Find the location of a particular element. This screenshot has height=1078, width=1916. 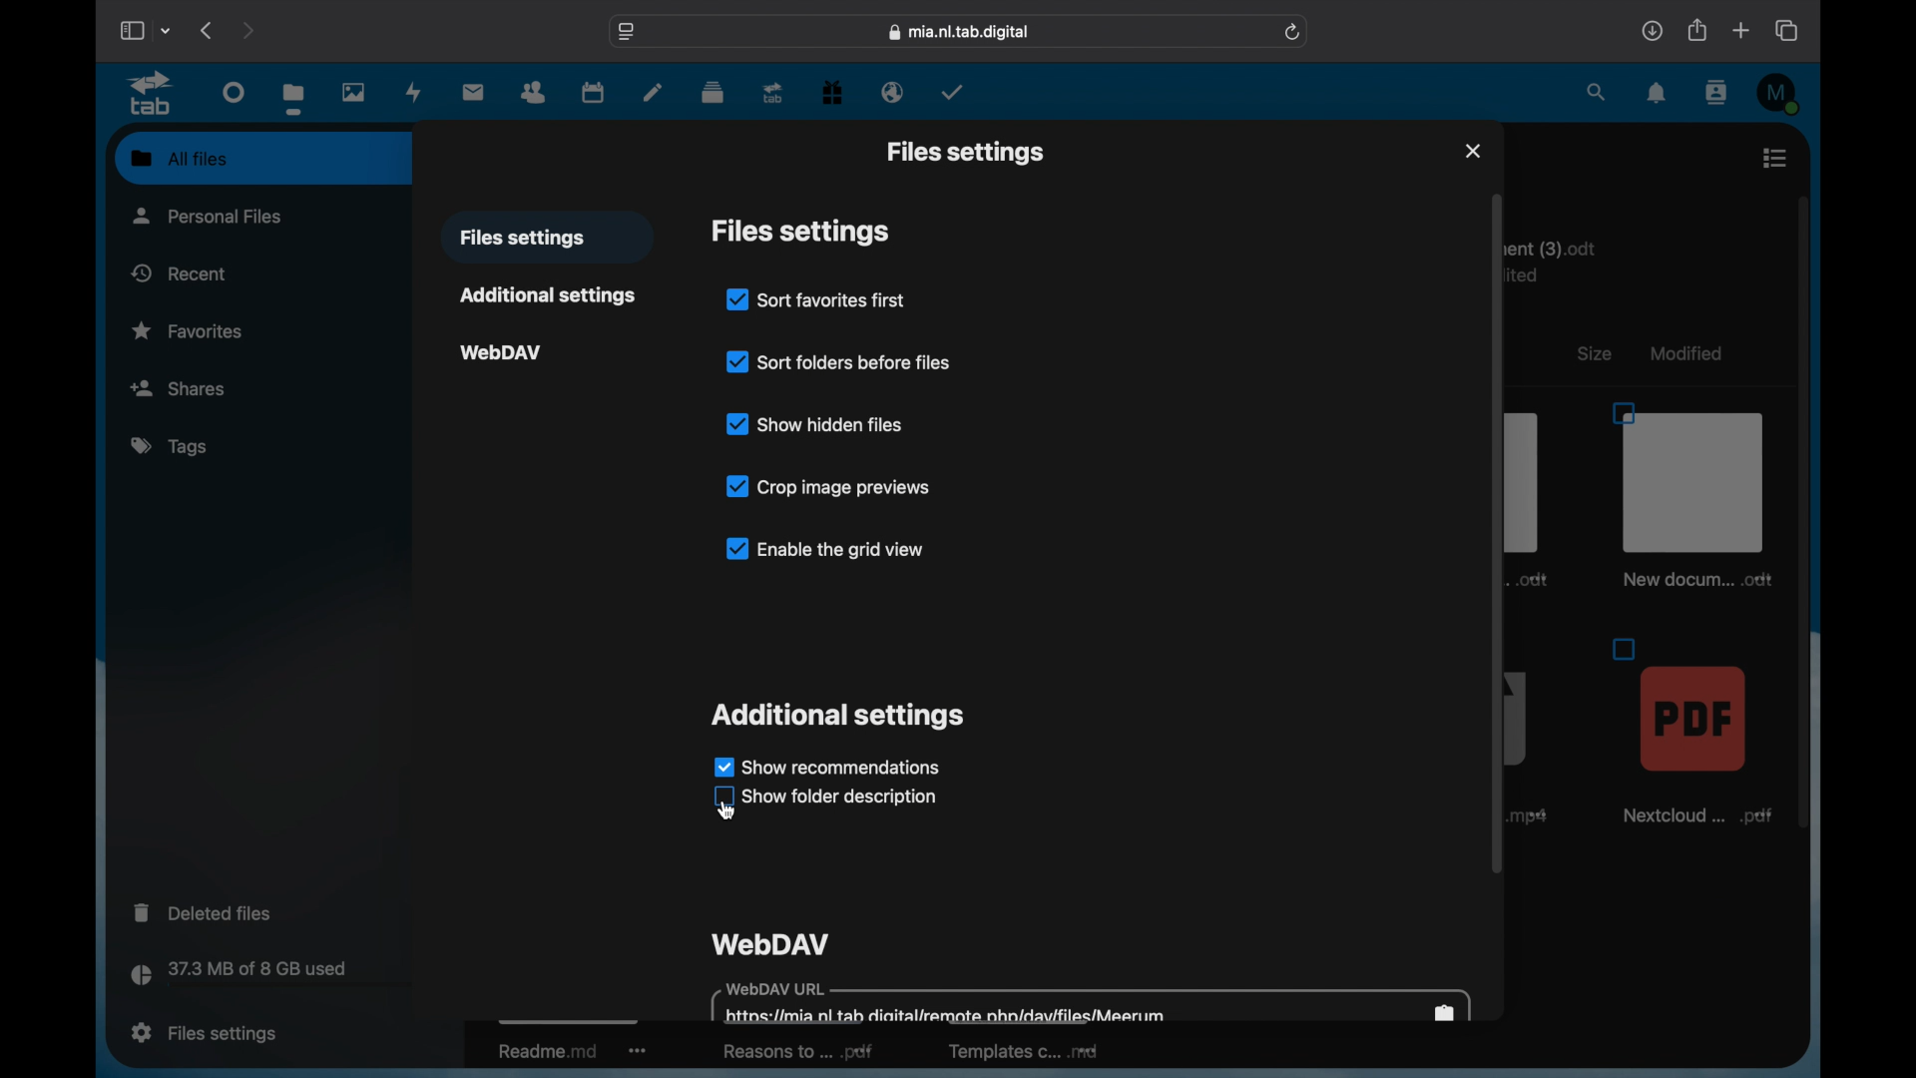

modified is located at coordinates (1689, 353).